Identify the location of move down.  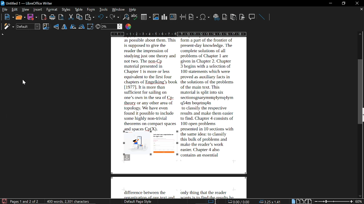
(360, 195).